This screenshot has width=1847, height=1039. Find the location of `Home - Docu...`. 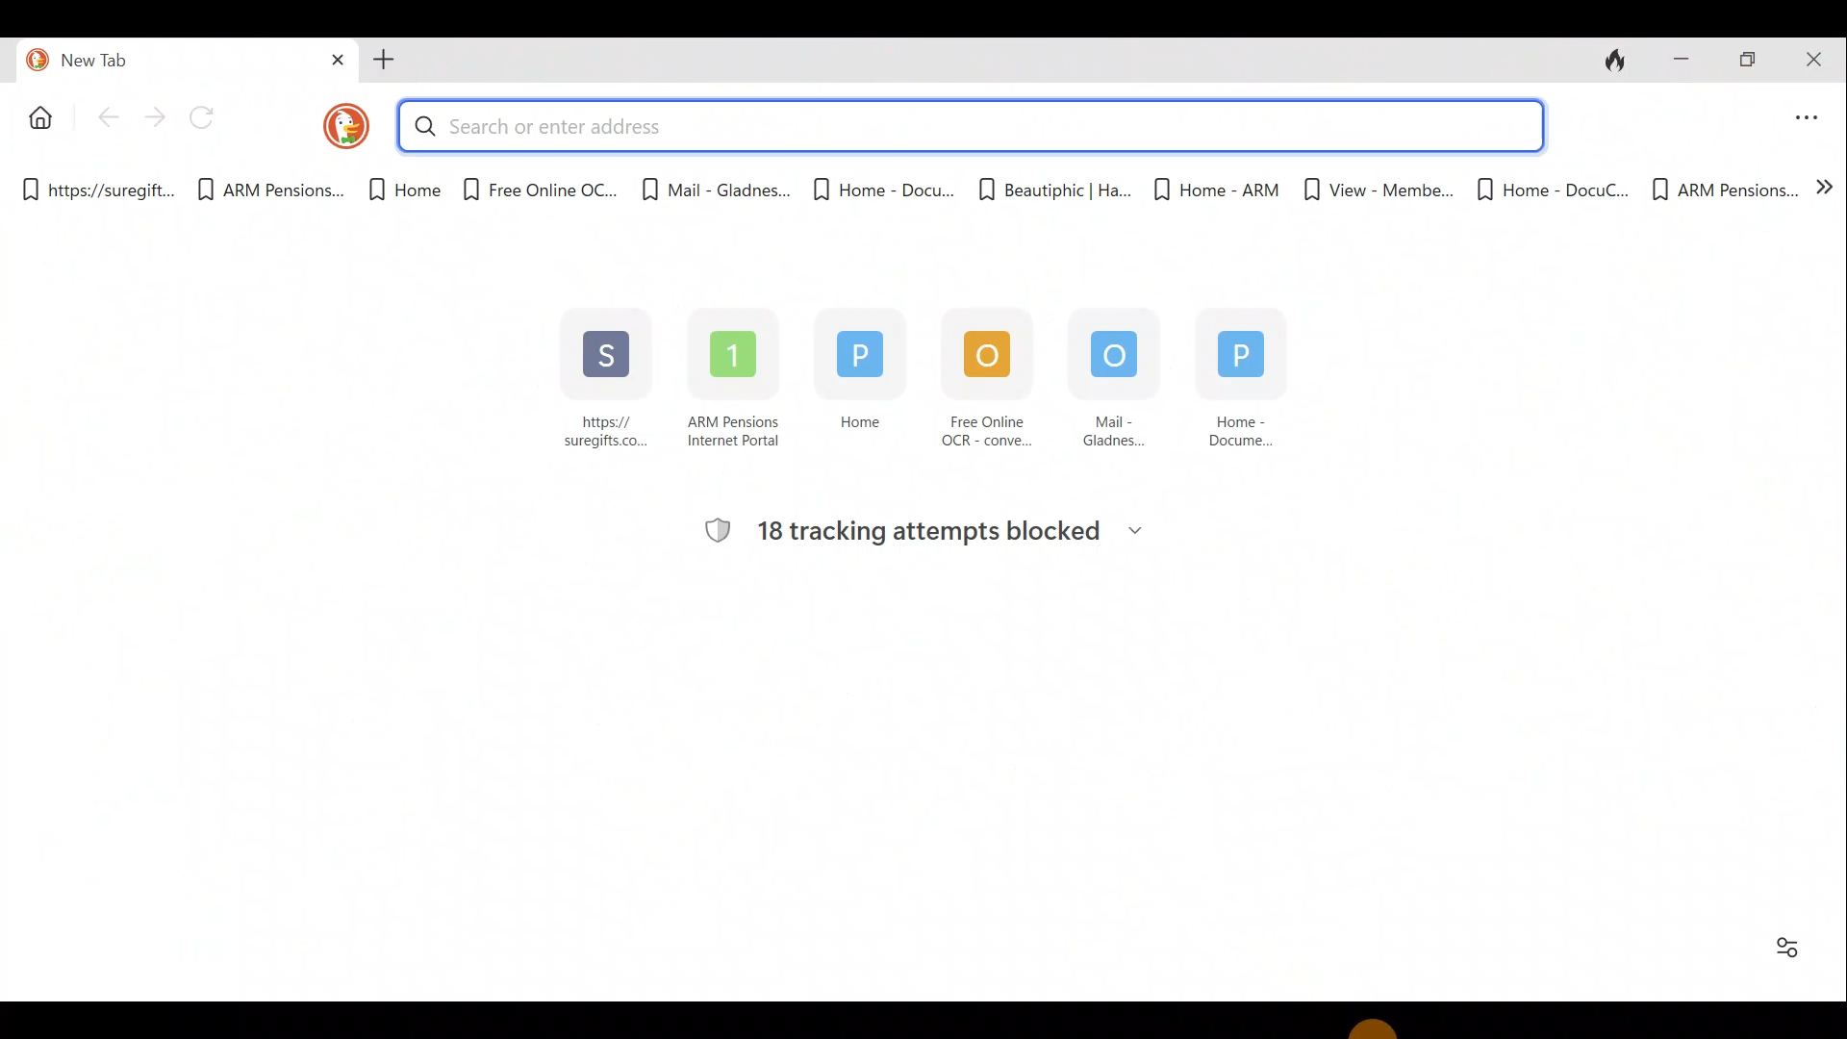

Home - Docu... is located at coordinates (882, 184).